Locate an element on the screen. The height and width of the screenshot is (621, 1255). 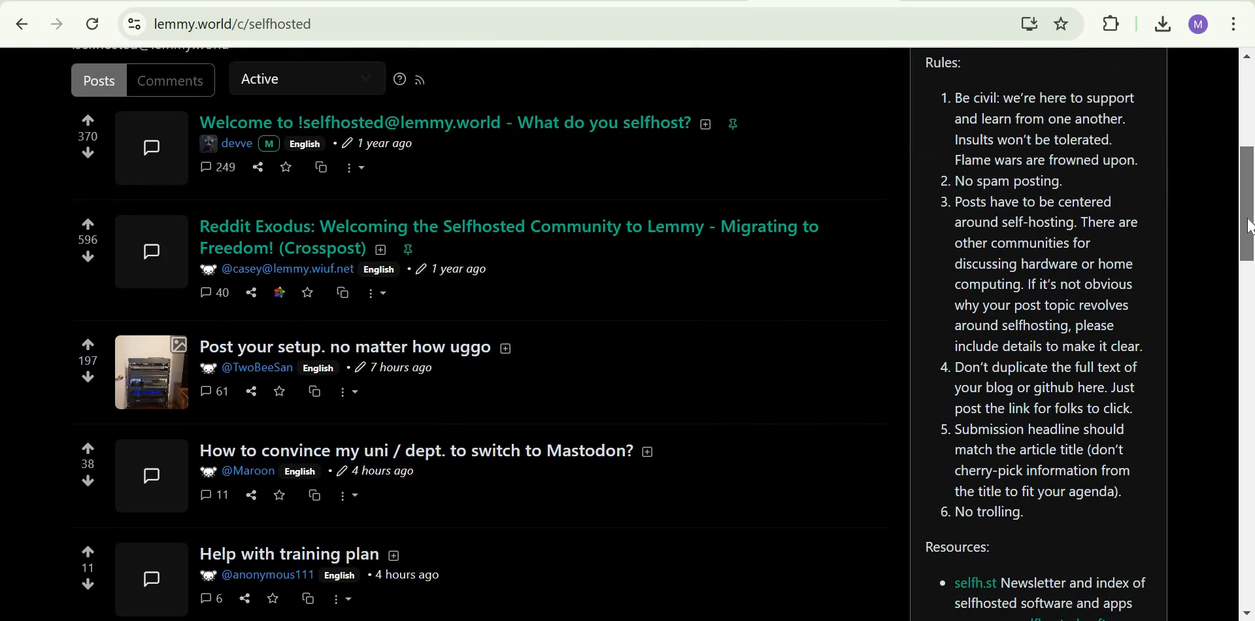
downvote is located at coordinates (89, 480).